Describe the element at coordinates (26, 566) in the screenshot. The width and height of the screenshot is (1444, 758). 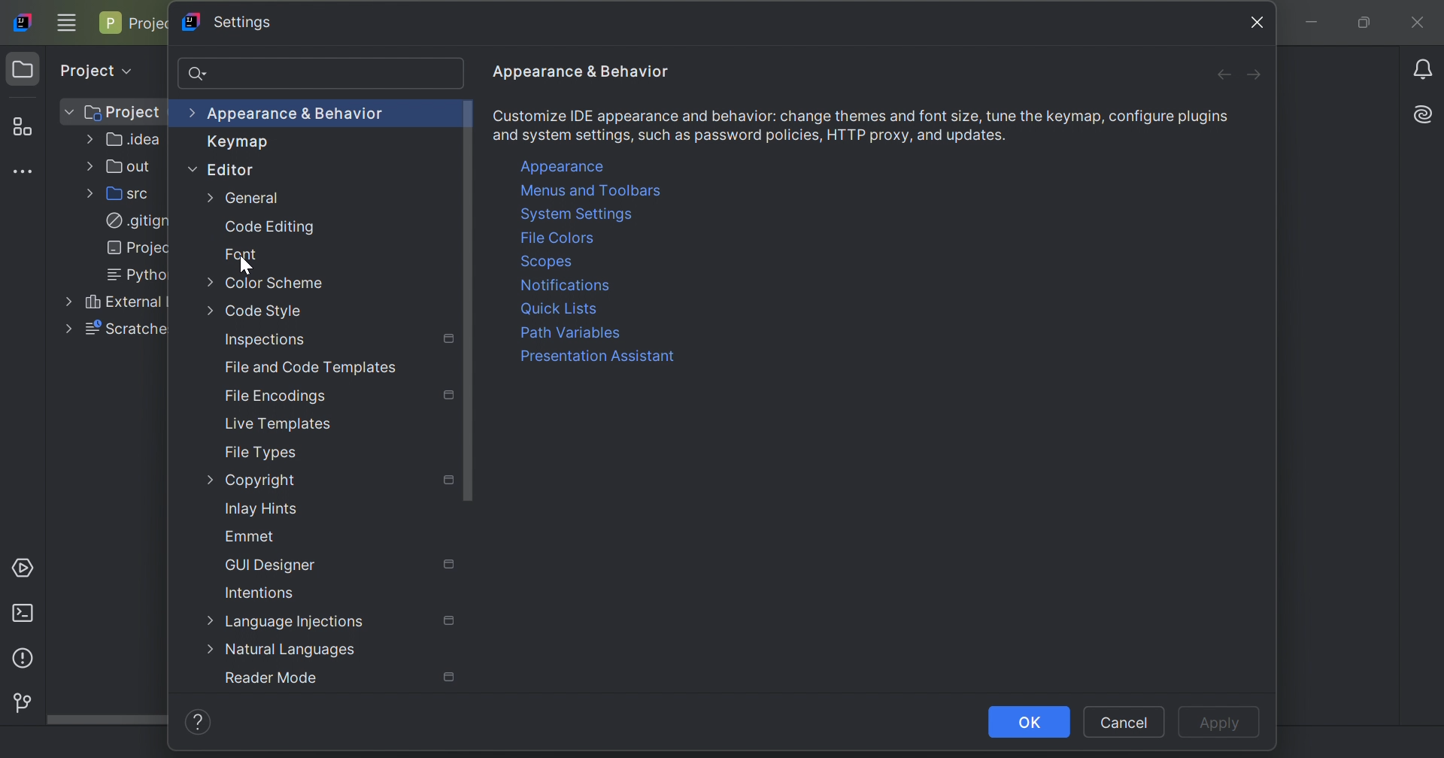
I see `Services` at that location.